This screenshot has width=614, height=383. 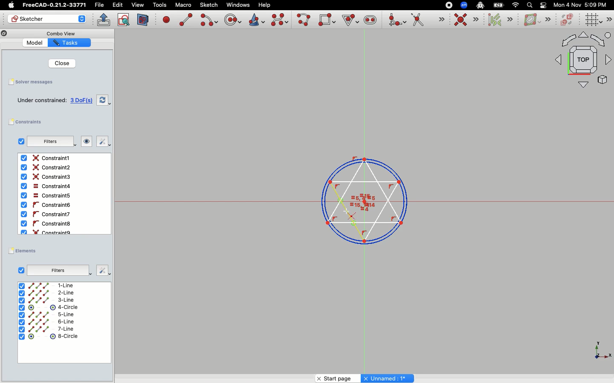 What do you see at coordinates (238, 5) in the screenshot?
I see `Windows` at bounding box center [238, 5].